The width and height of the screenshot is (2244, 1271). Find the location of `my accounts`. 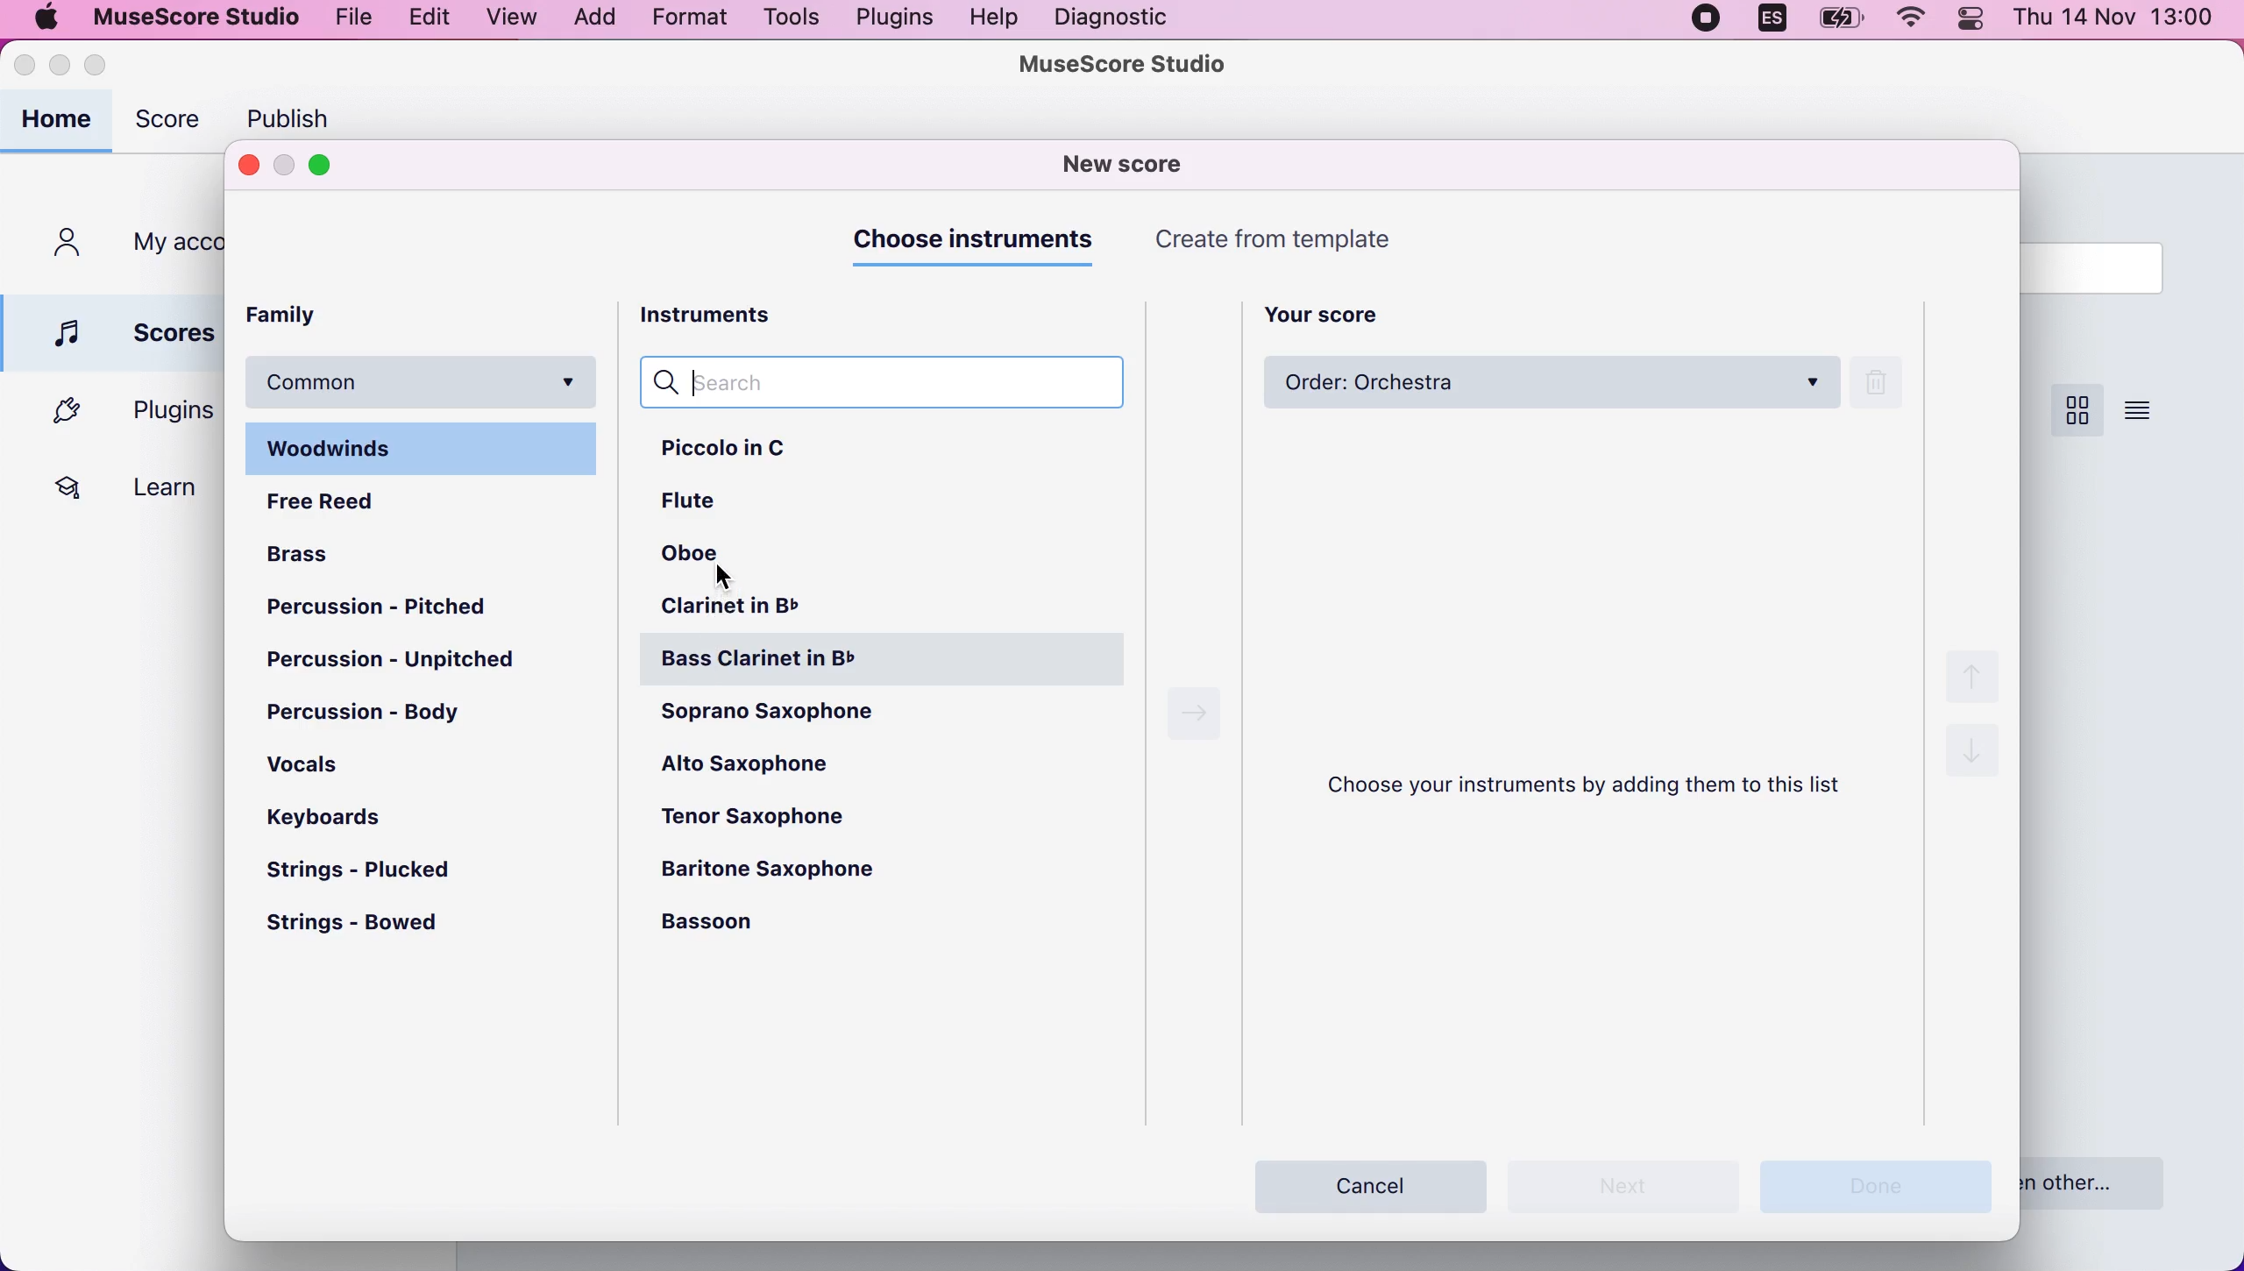

my accounts is located at coordinates (128, 245).